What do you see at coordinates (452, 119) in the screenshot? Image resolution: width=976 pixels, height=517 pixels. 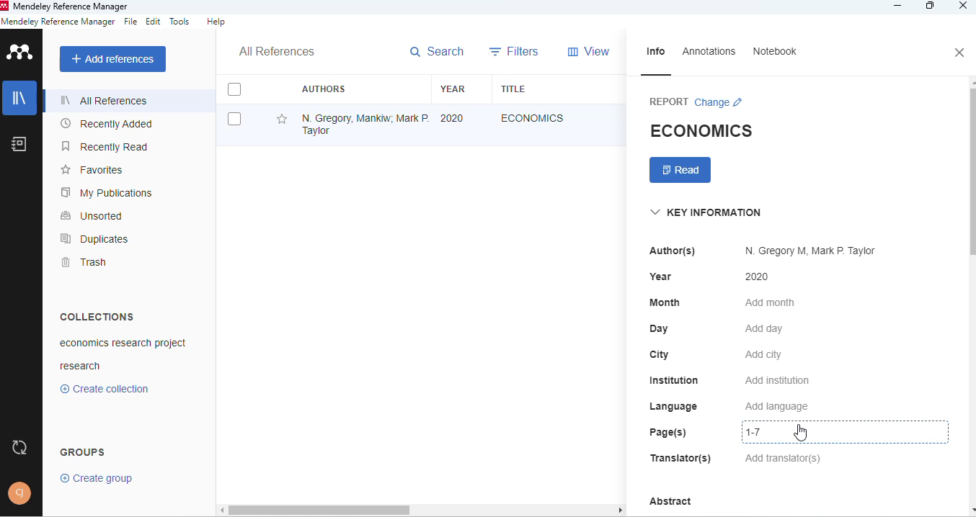 I see `2020` at bounding box center [452, 119].